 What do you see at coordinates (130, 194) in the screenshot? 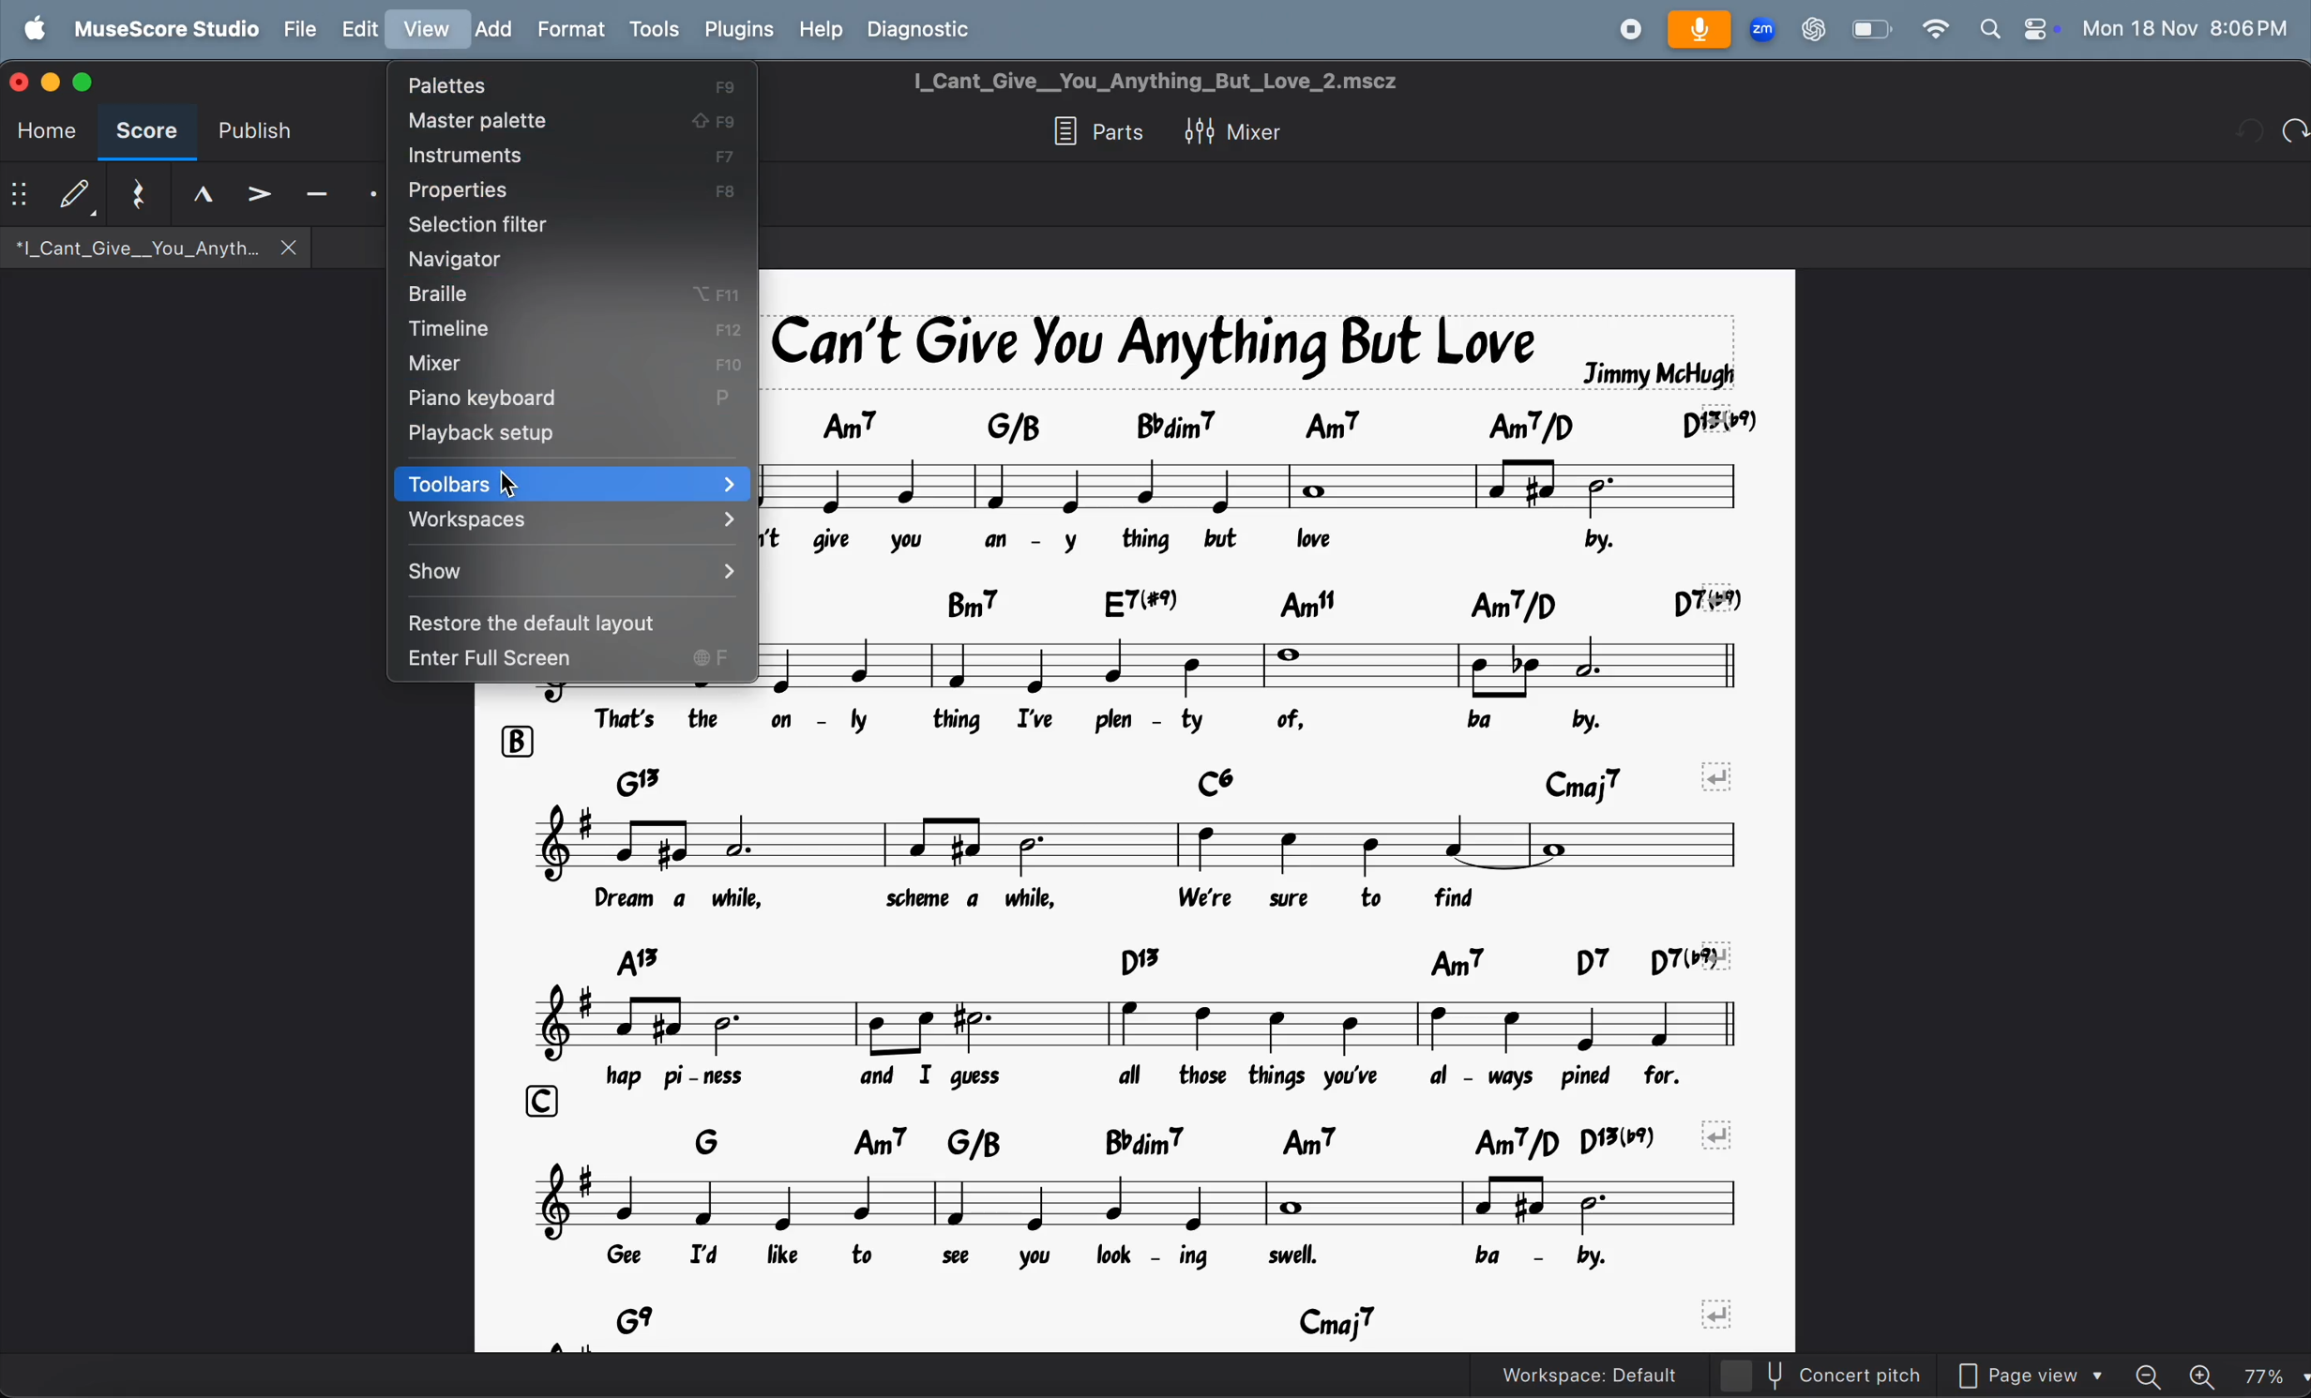
I see `reset` at bounding box center [130, 194].